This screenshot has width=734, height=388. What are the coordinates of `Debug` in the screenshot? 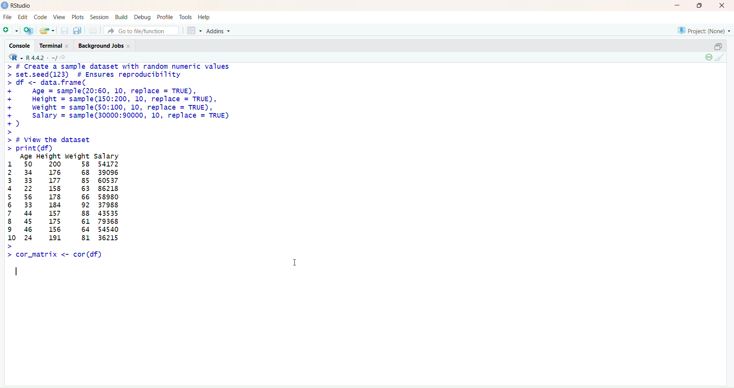 It's located at (143, 17).